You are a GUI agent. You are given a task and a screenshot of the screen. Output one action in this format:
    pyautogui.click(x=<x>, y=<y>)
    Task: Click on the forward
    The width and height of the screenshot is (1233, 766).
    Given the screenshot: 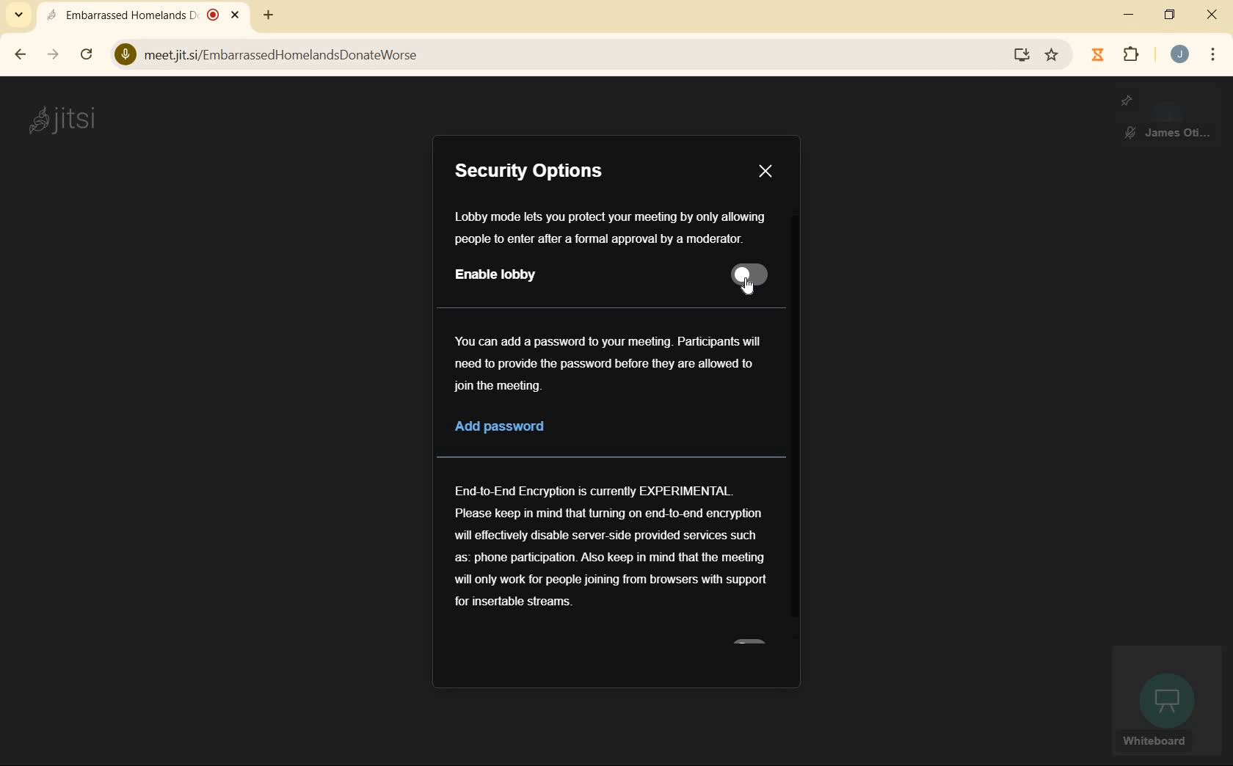 What is the action you would take?
    pyautogui.click(x=53, y=55)
    